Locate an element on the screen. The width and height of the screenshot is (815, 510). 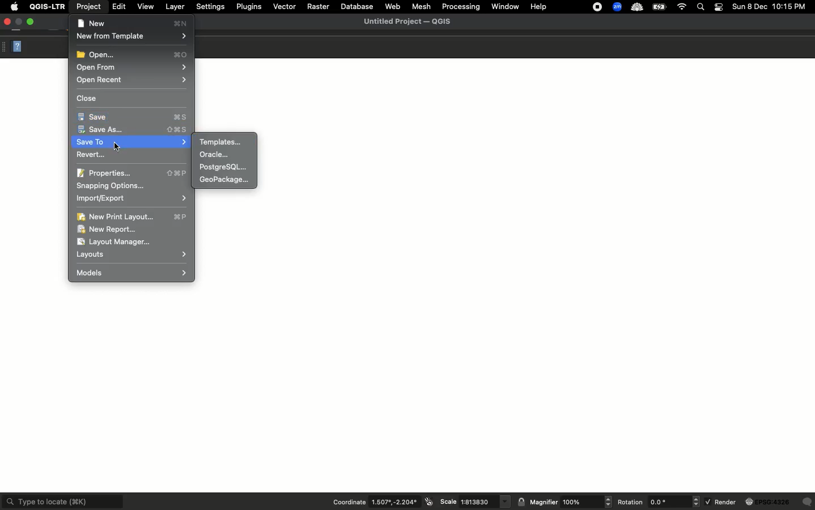
rotation is located at coordinates (675, 501).